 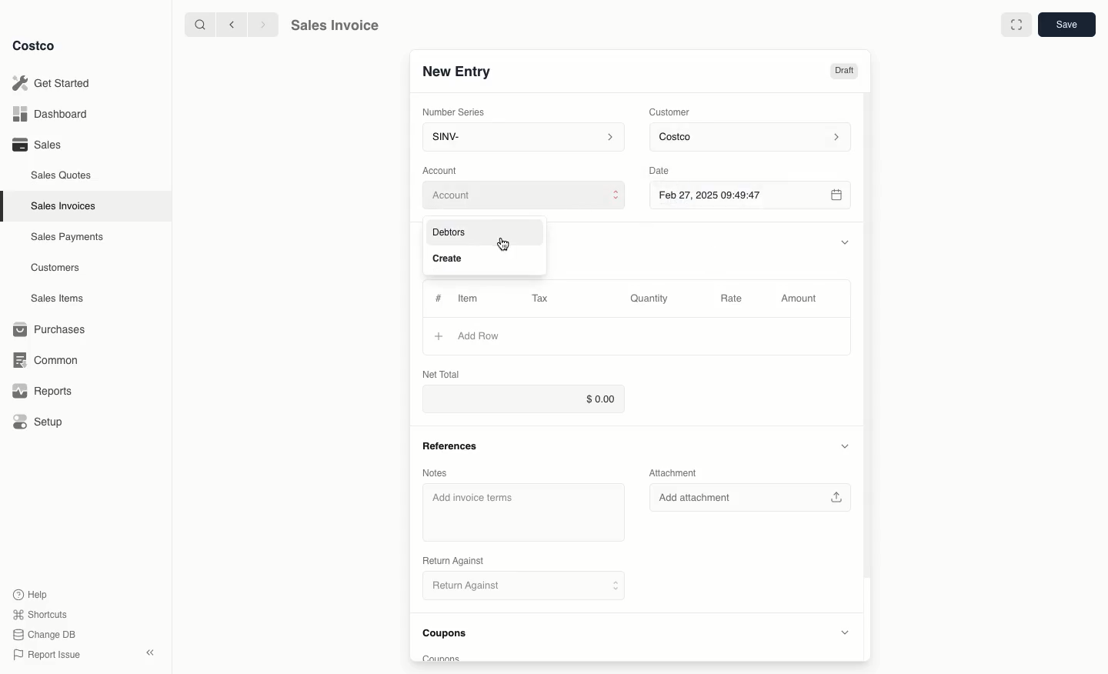 What do you see at coordinates (670, 111) in the screenshot?
I see `Customer` at bounding box center [670, 111].